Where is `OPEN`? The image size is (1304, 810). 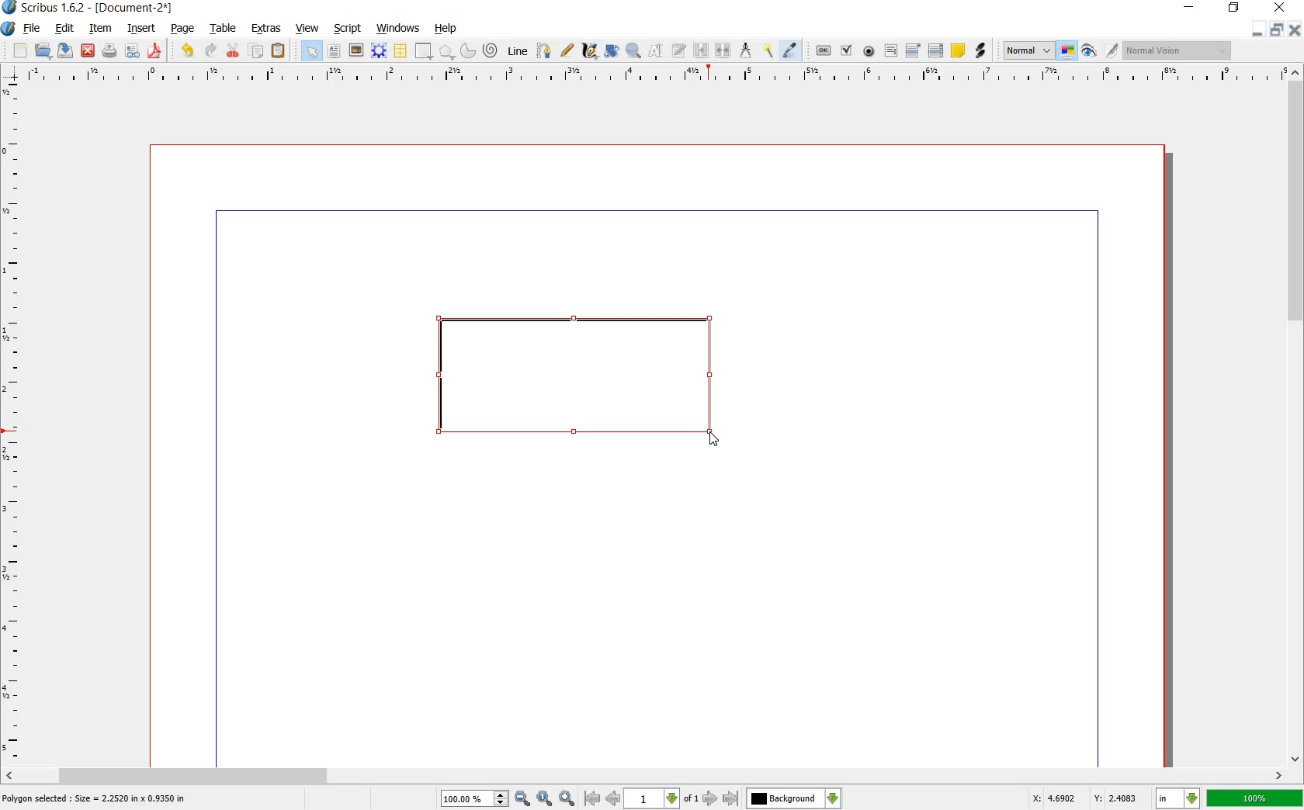
OPEN is located at coordinates (43, 51).